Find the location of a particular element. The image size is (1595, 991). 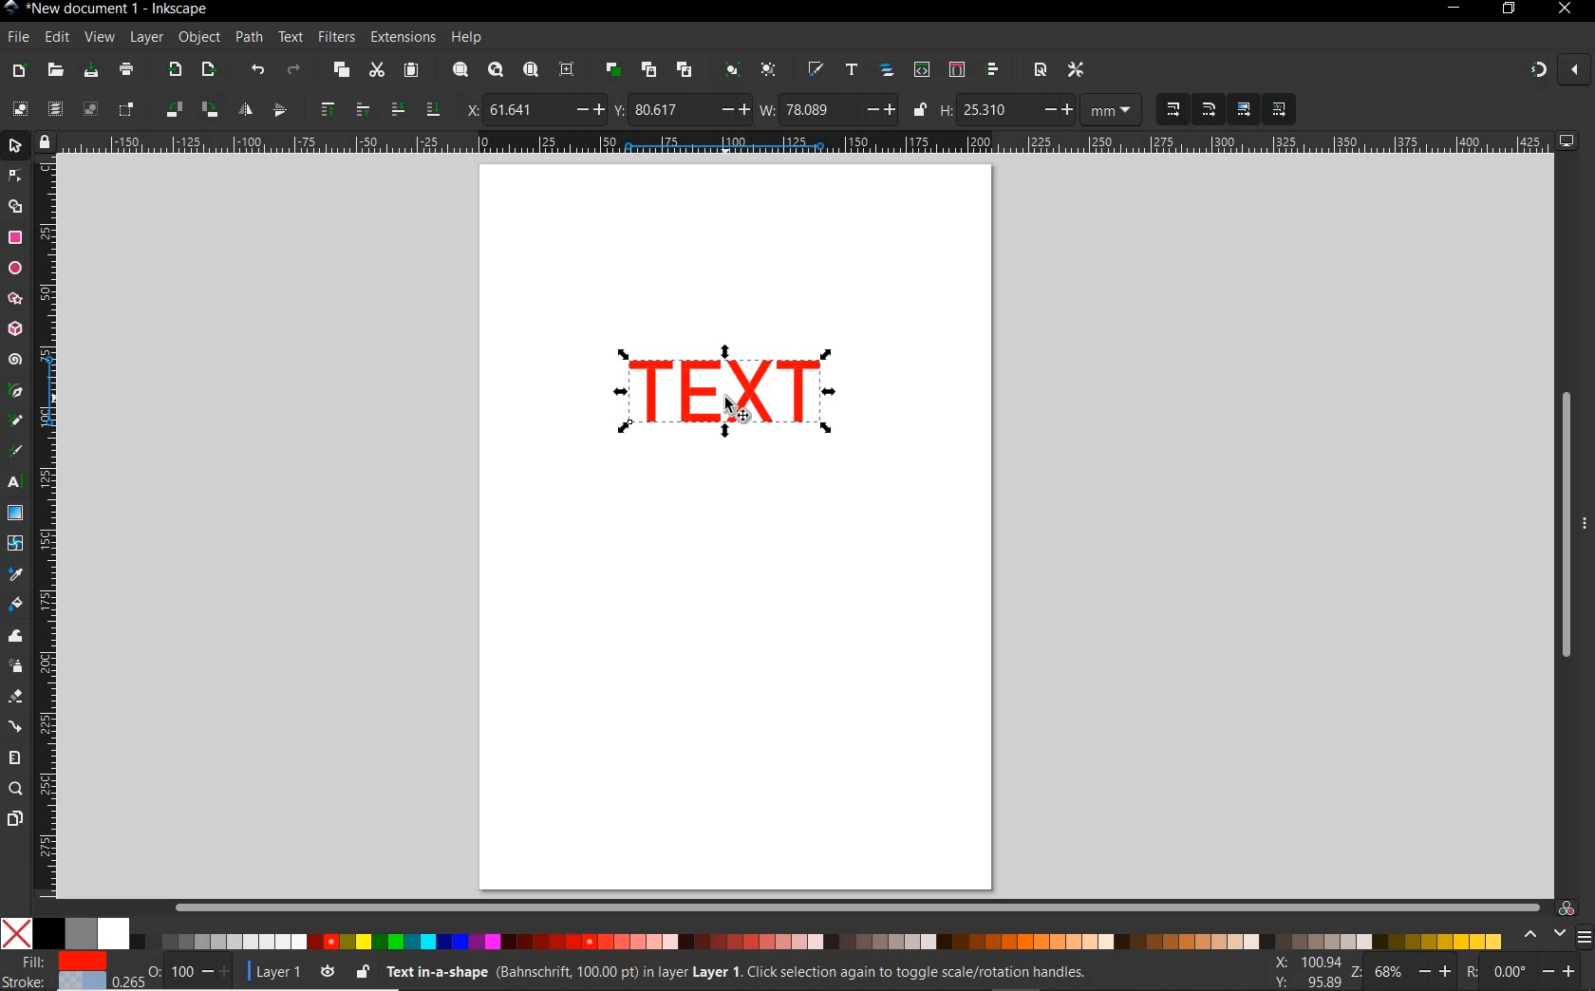

rotation is located at coordinates (1523, 970).